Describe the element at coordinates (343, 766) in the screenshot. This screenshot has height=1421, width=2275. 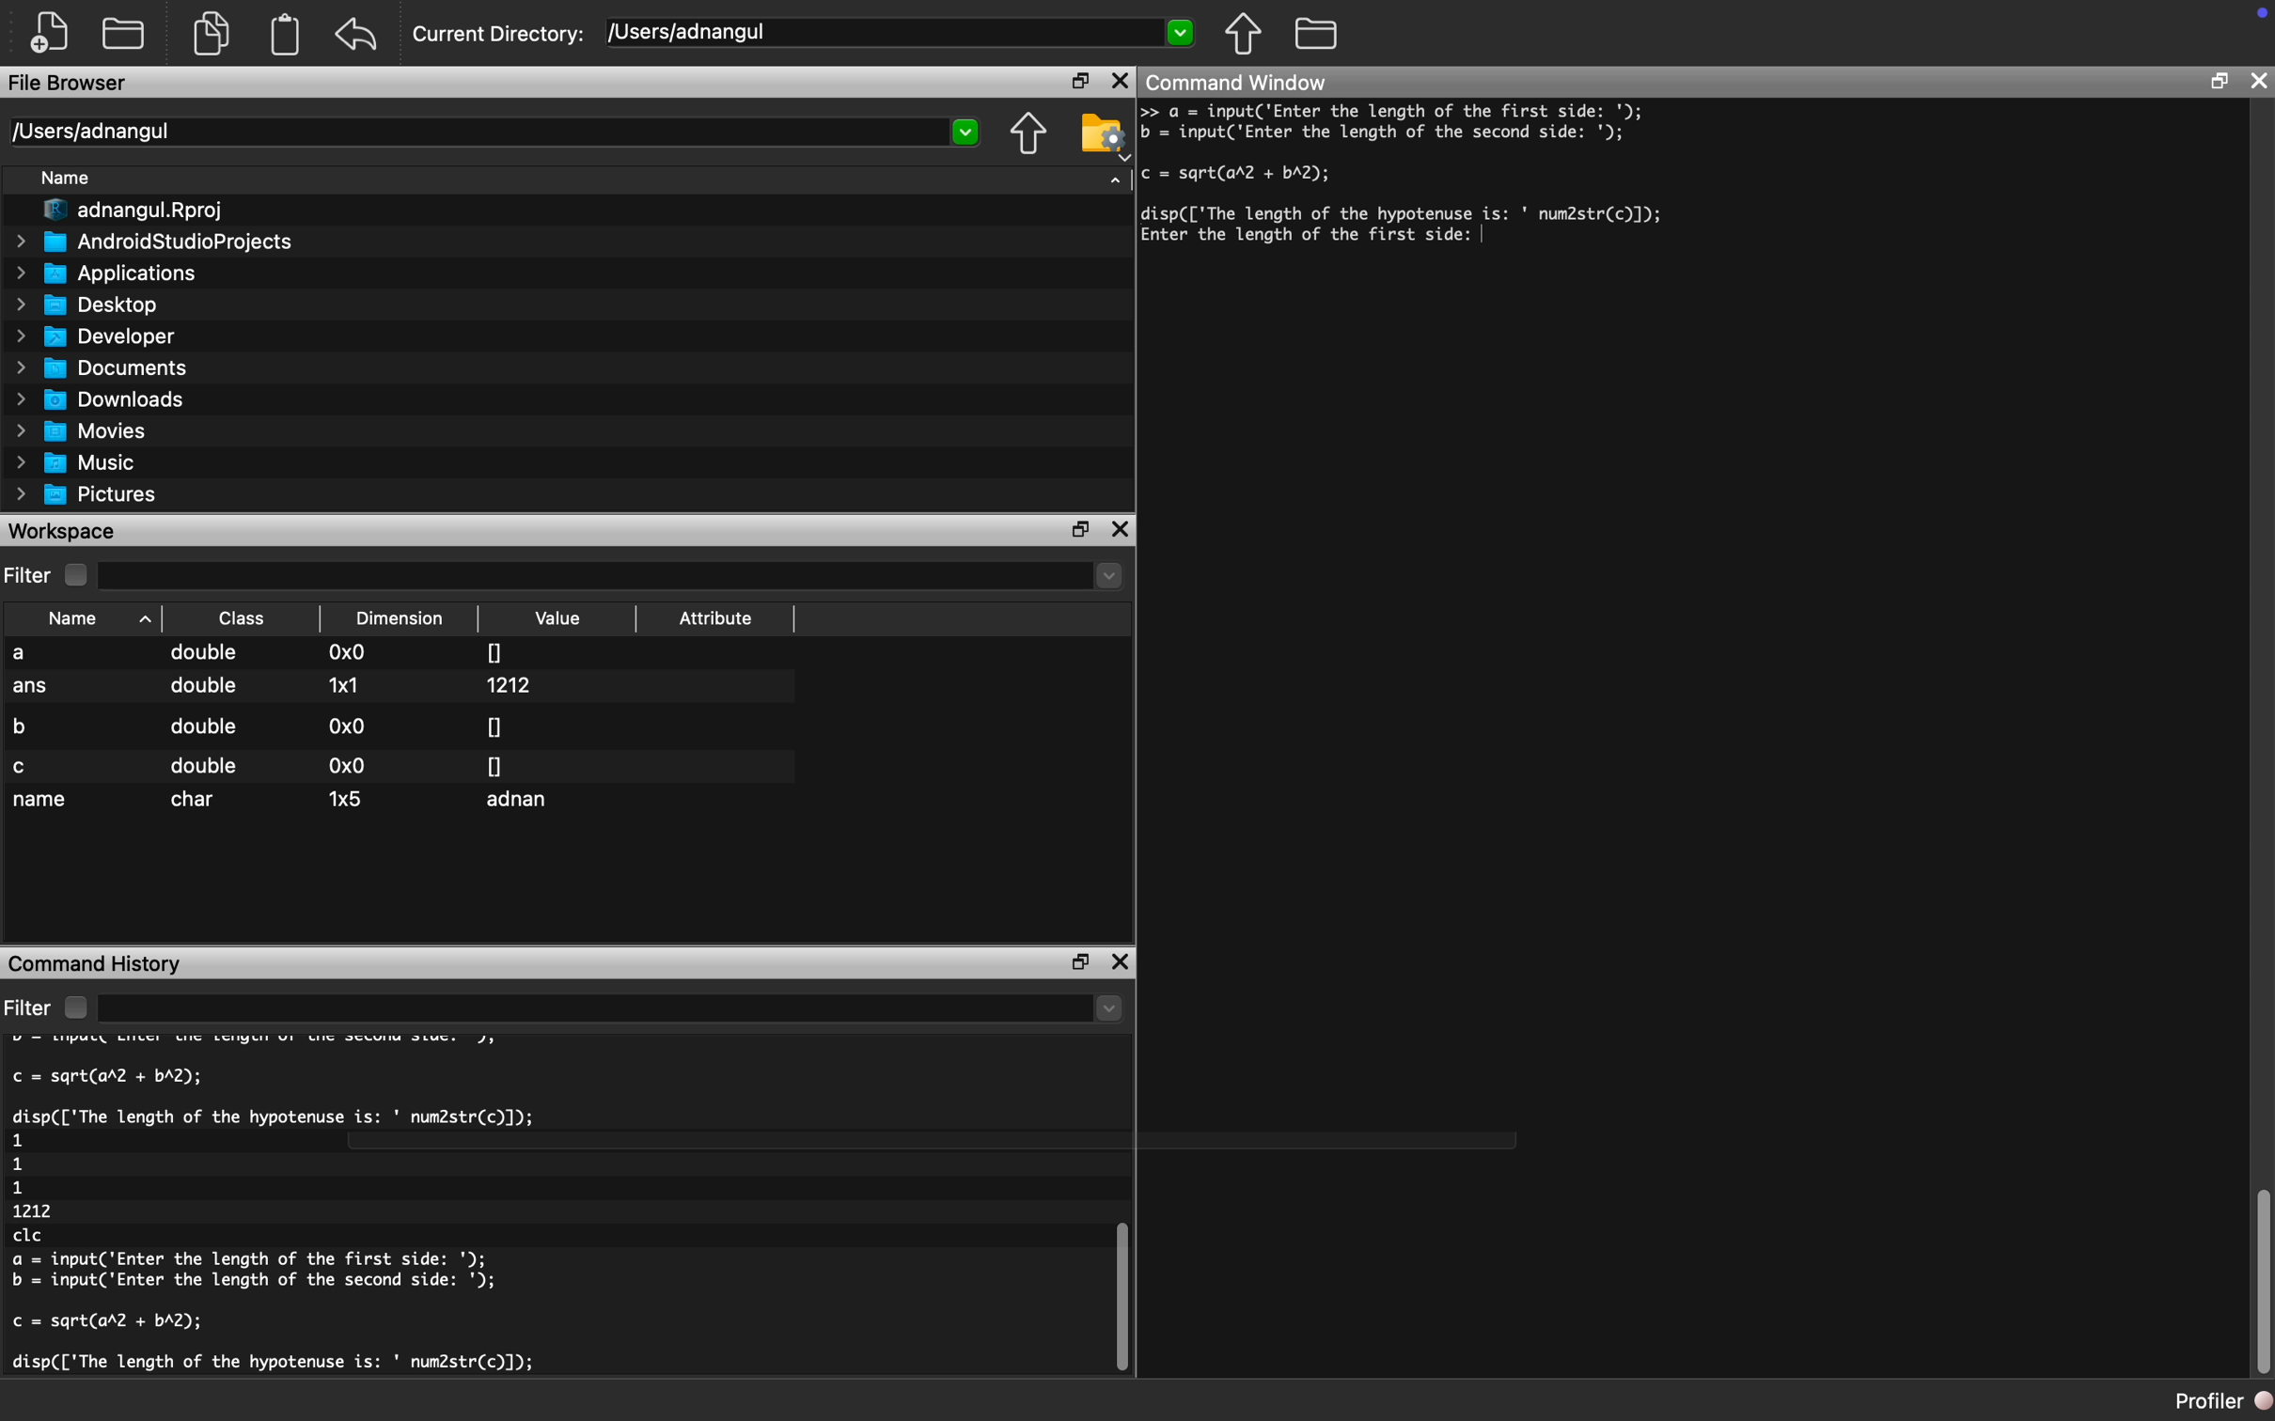
I see `0x0` at that location.